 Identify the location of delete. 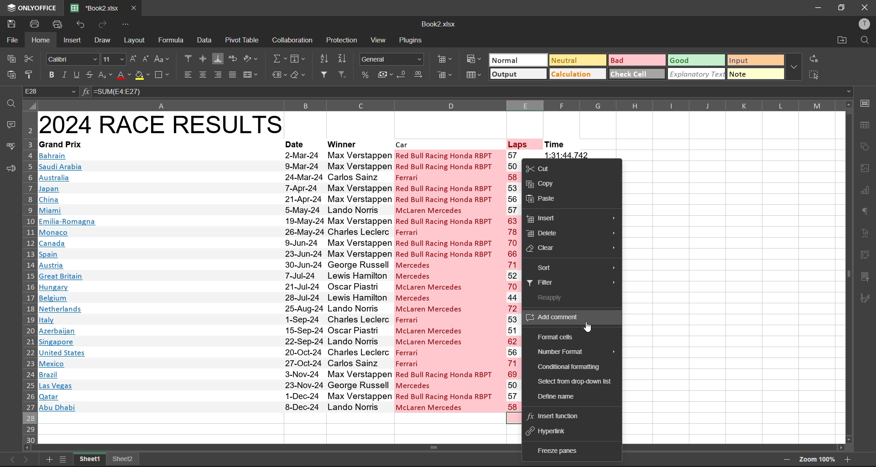
(571, 233).